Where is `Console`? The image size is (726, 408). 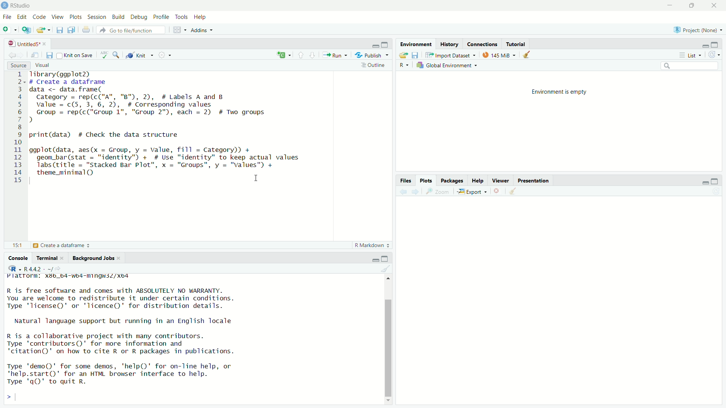
Console is located at coordinates (19, 257).